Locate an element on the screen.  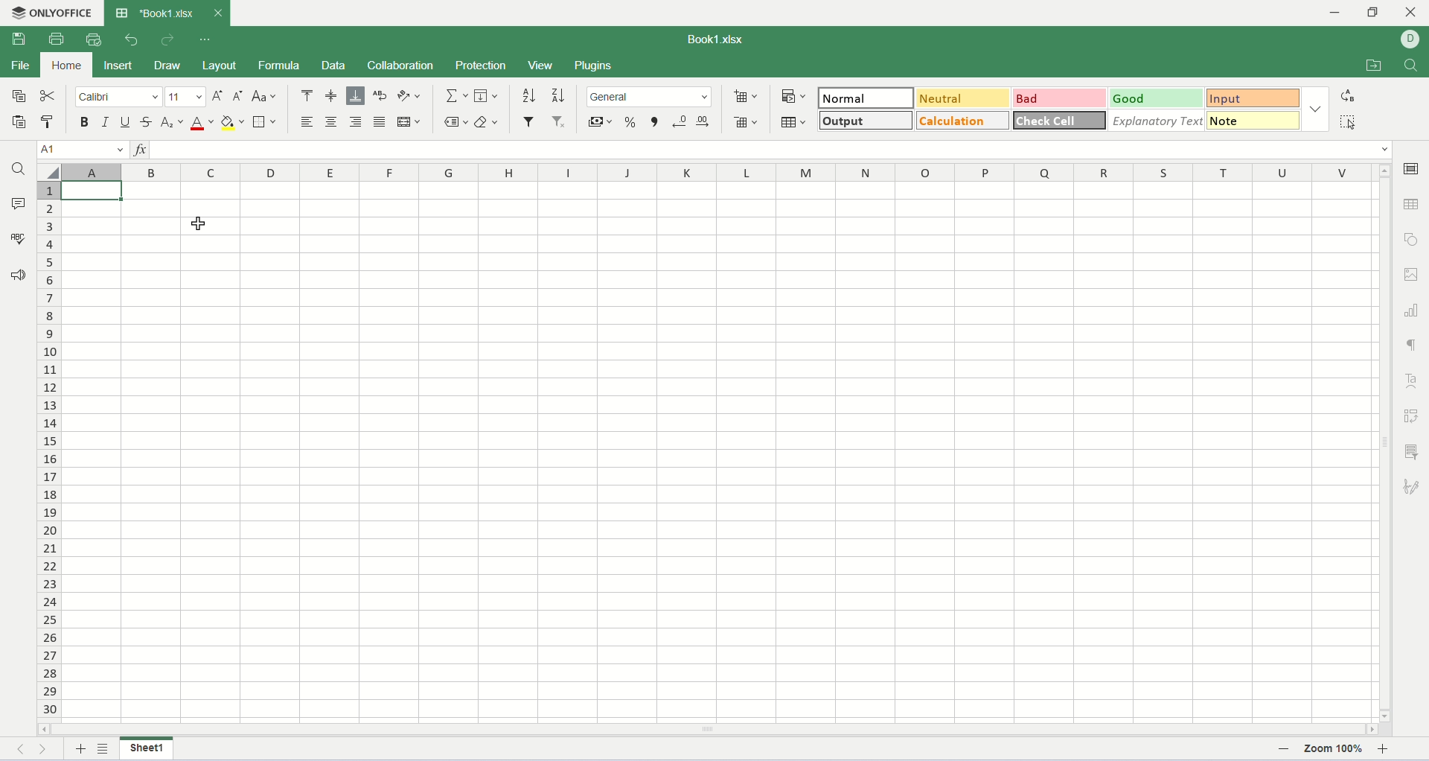
input is located at coordinates (1253, 98).